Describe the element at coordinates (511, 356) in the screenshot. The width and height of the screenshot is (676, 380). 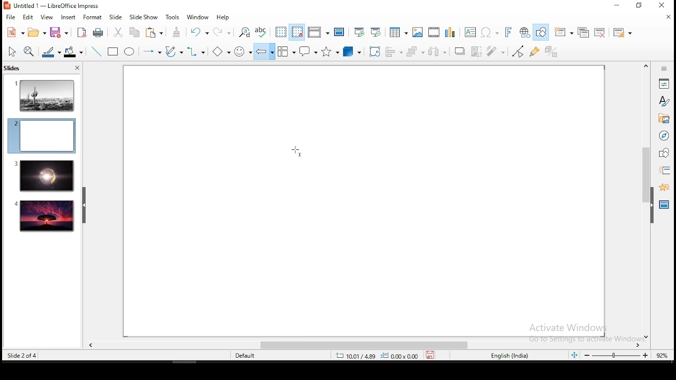
I see `english (india)` at that location.